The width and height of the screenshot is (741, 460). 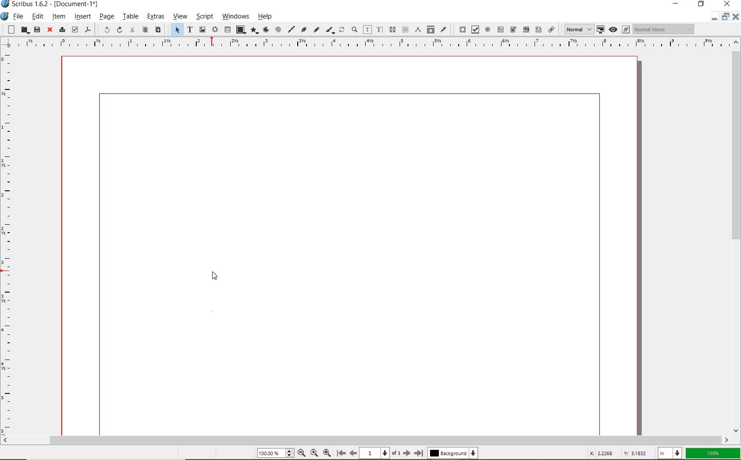 What do you see at coordinates (189, 30) in the screenshot?
I see `text frame` at bounding box center [189, 30].